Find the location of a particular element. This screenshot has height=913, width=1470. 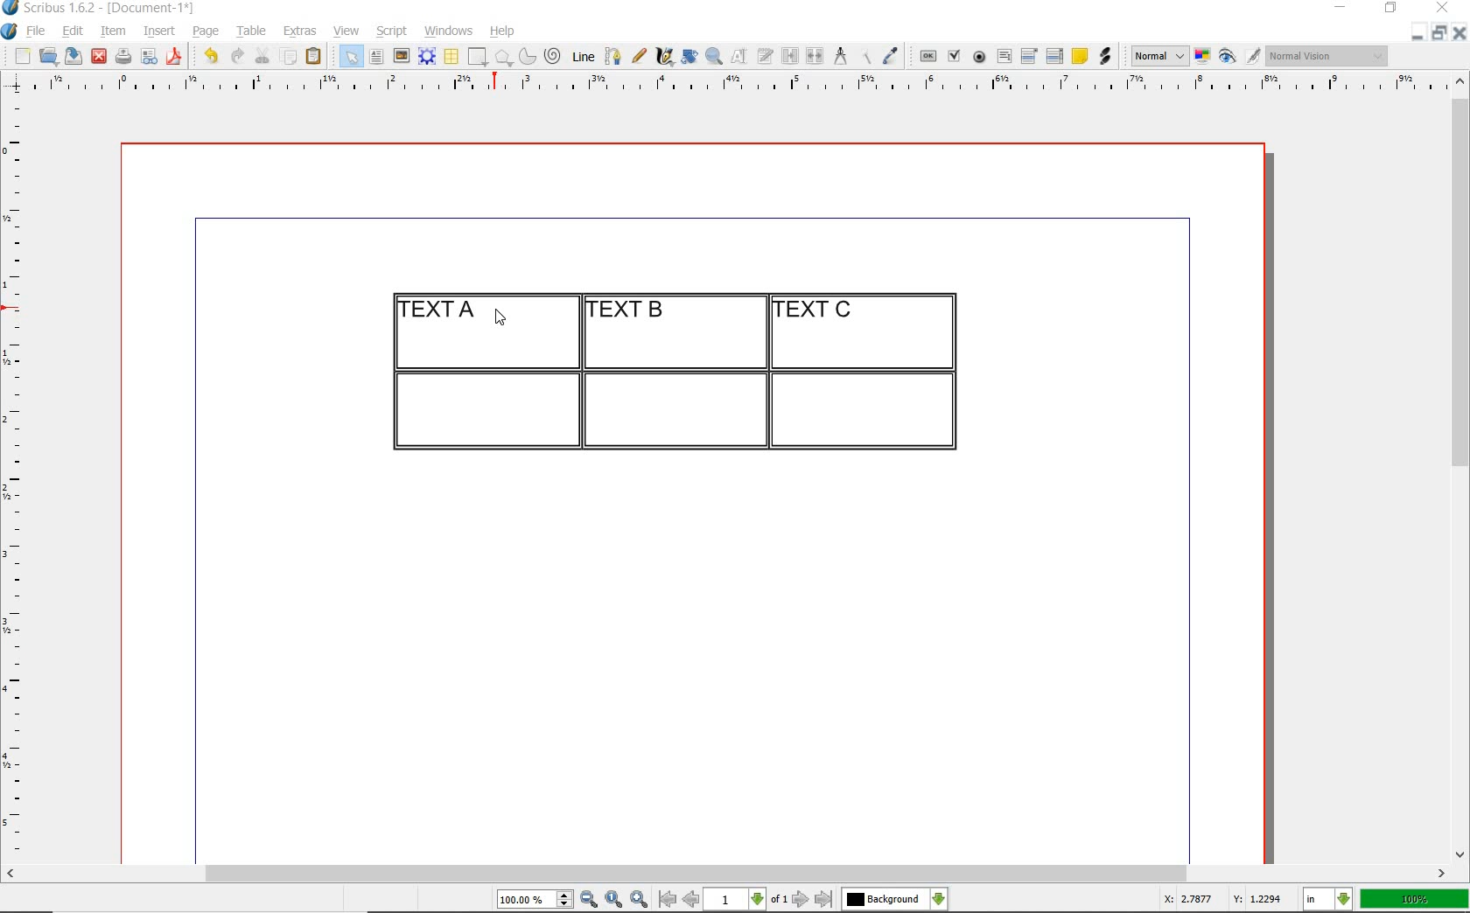

copy is located at coordinates (290, 58).